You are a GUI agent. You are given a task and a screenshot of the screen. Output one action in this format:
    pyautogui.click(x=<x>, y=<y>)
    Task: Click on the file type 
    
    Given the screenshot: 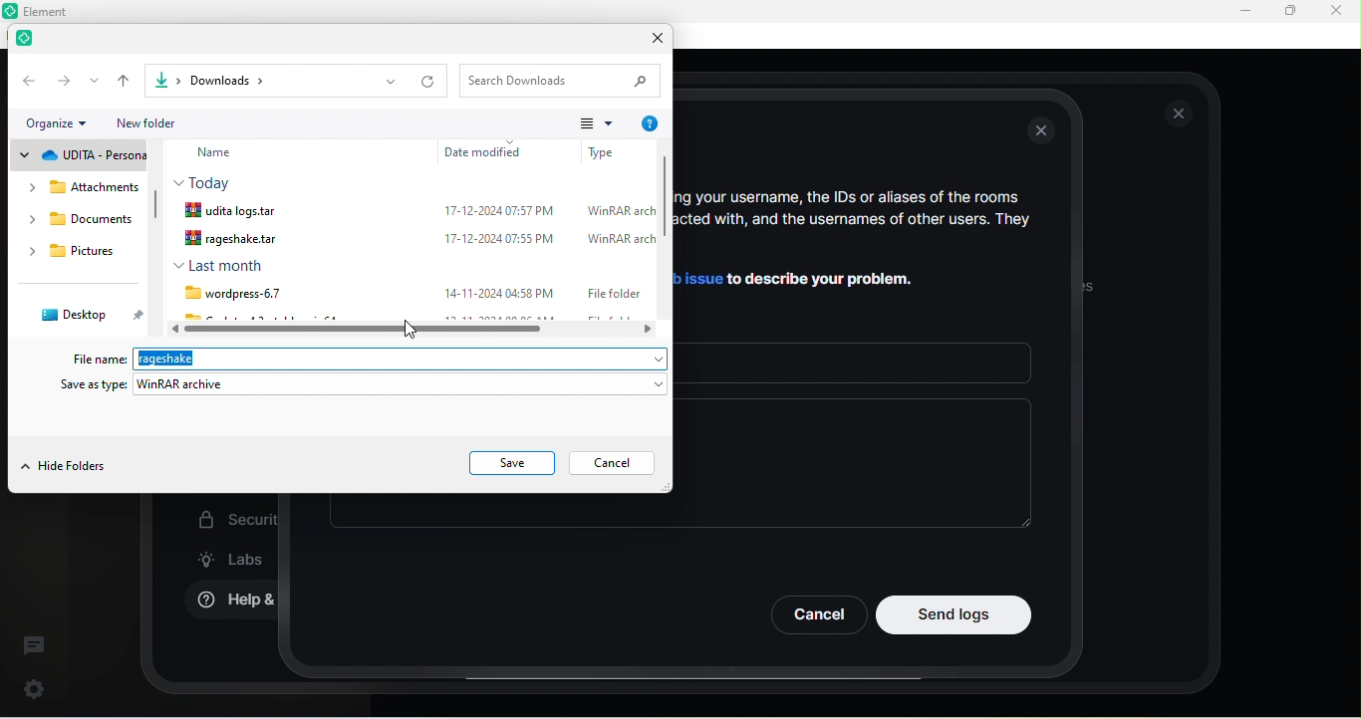 What is the action you would take?
    pyautogui.click(x=603, y=150)
    